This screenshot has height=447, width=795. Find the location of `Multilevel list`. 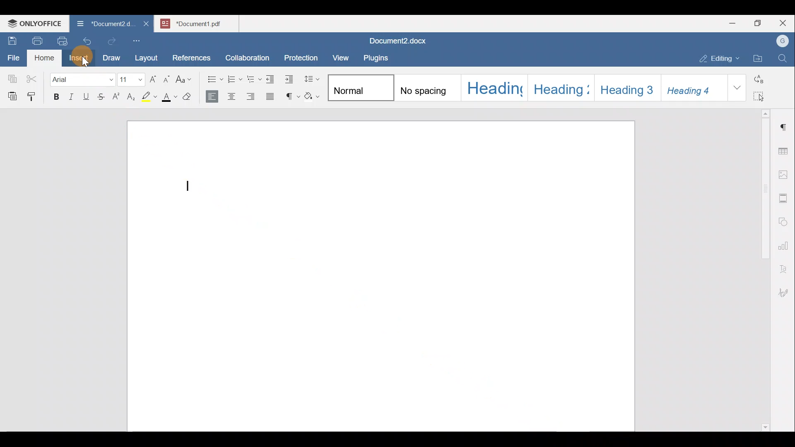

Multilevel list is located at coordinates (253, 79).